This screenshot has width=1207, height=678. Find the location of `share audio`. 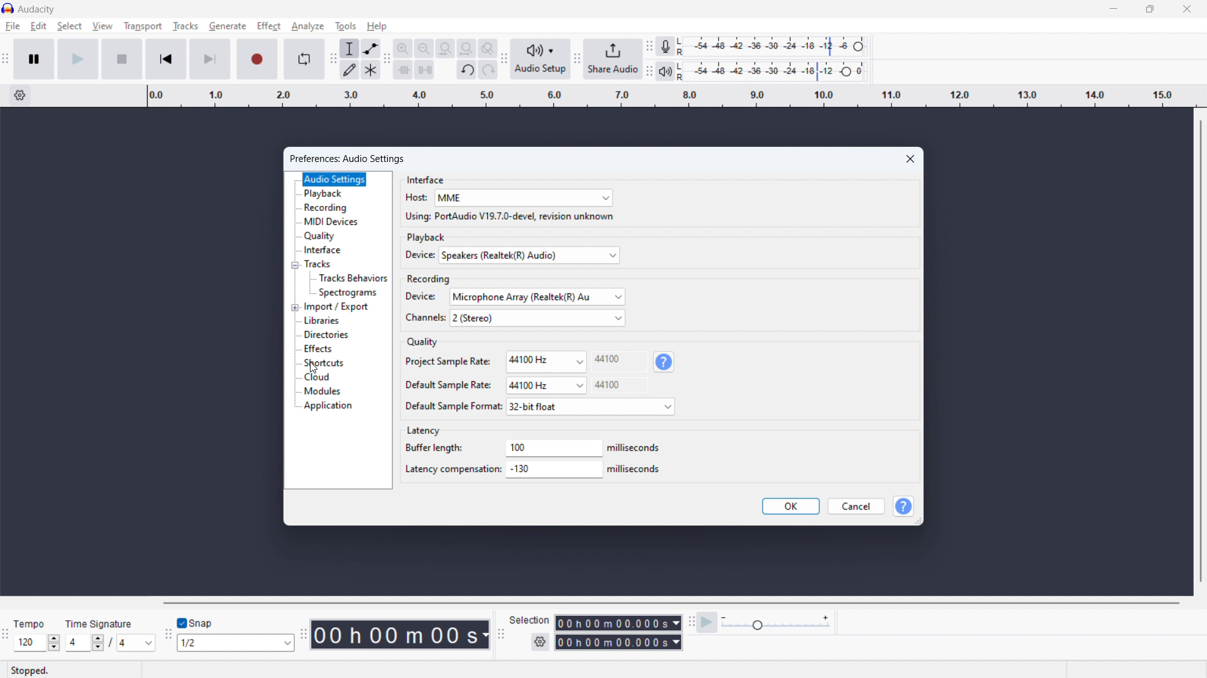

share audio is located at coordinates (614, 59).